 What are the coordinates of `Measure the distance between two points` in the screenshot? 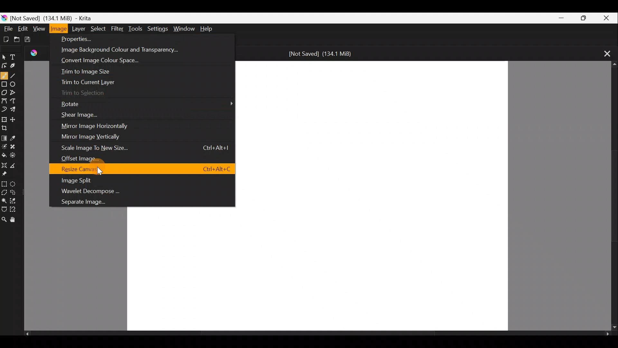 It's located at (15, 166).